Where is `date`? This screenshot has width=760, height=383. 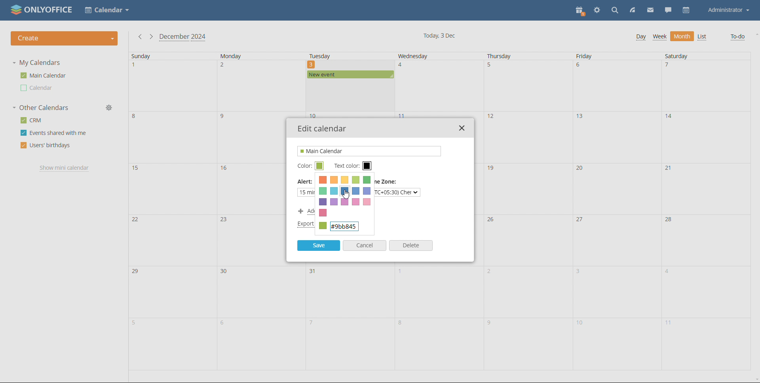
date is located at coordinates (260, 343).